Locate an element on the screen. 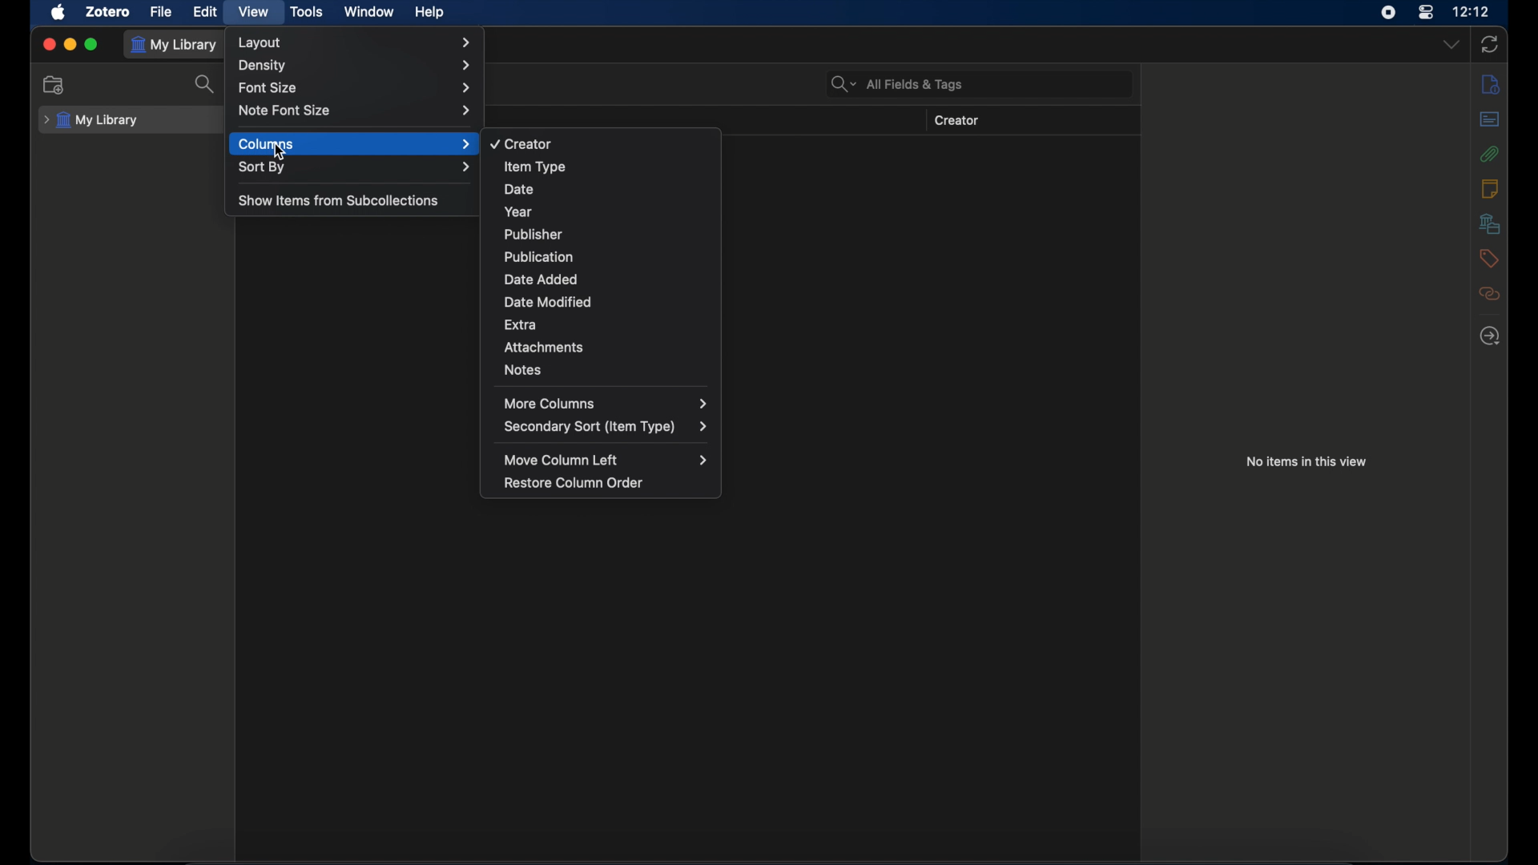 The height and width of the screenshot is (865, 1538). search is located at coordinates (205, 84).